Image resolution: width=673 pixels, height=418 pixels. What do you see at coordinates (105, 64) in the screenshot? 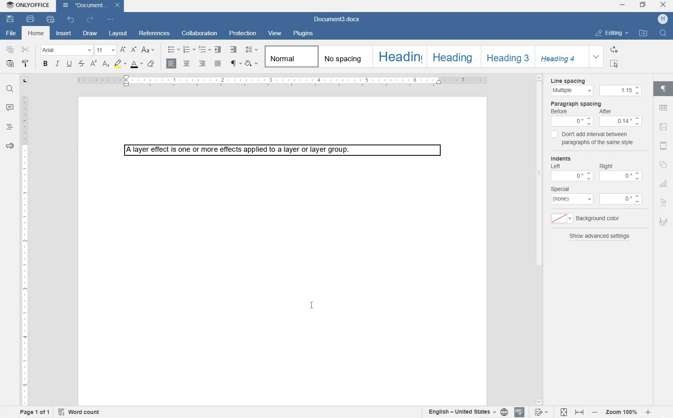
I see `SUBSCRIPT` at bounding box center [105, 64].